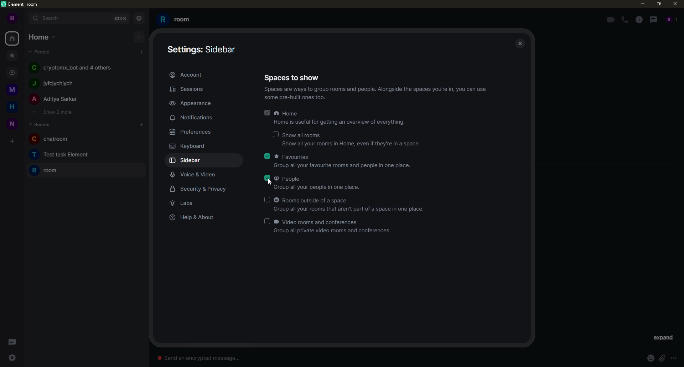 This screenshot has height=367, width=684. Describe the element at coordinates (266, 200) in the screenshot. I see `select` at that location.